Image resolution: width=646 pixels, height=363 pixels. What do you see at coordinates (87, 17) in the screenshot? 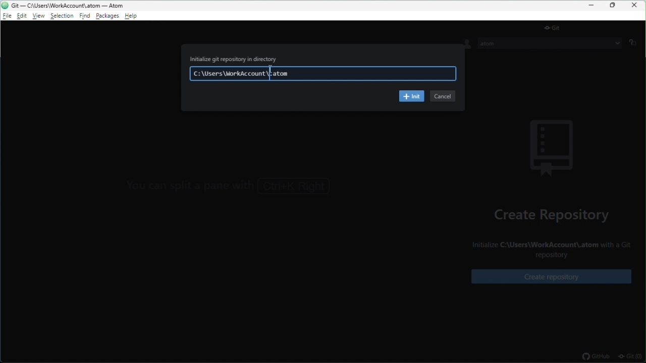
I see `find` at bounding box center [87, 17].